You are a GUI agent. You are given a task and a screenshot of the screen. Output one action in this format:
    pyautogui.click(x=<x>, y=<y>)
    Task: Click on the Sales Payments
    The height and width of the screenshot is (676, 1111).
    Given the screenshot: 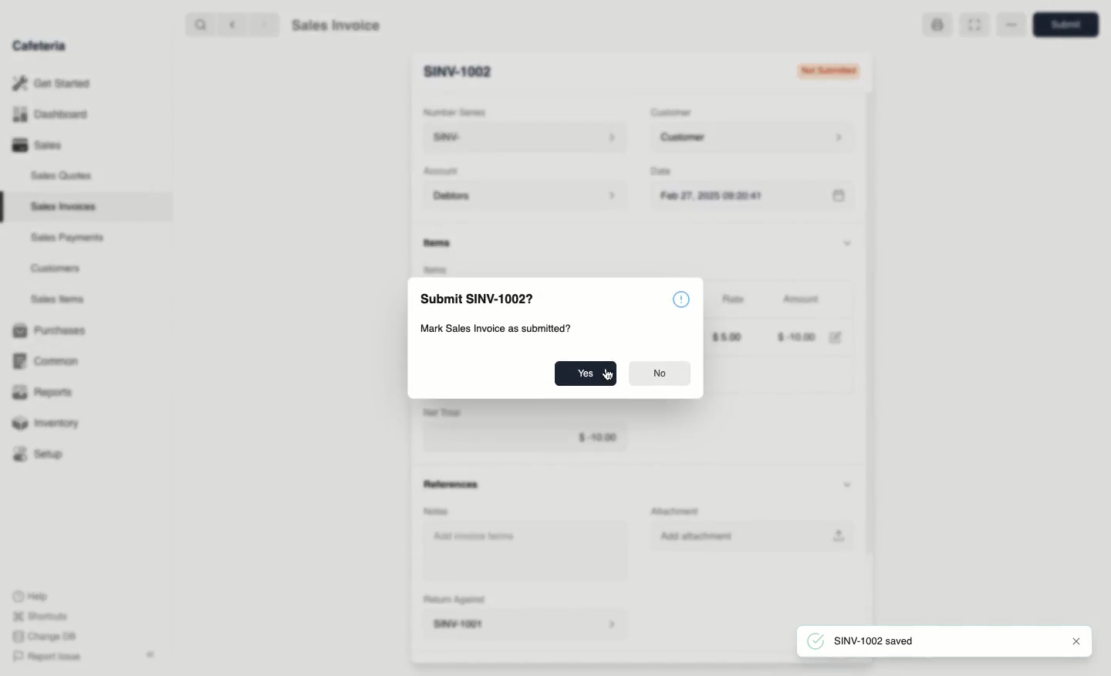 What is the action you would take?
    pyautogui.click(x=68, y=238)
    